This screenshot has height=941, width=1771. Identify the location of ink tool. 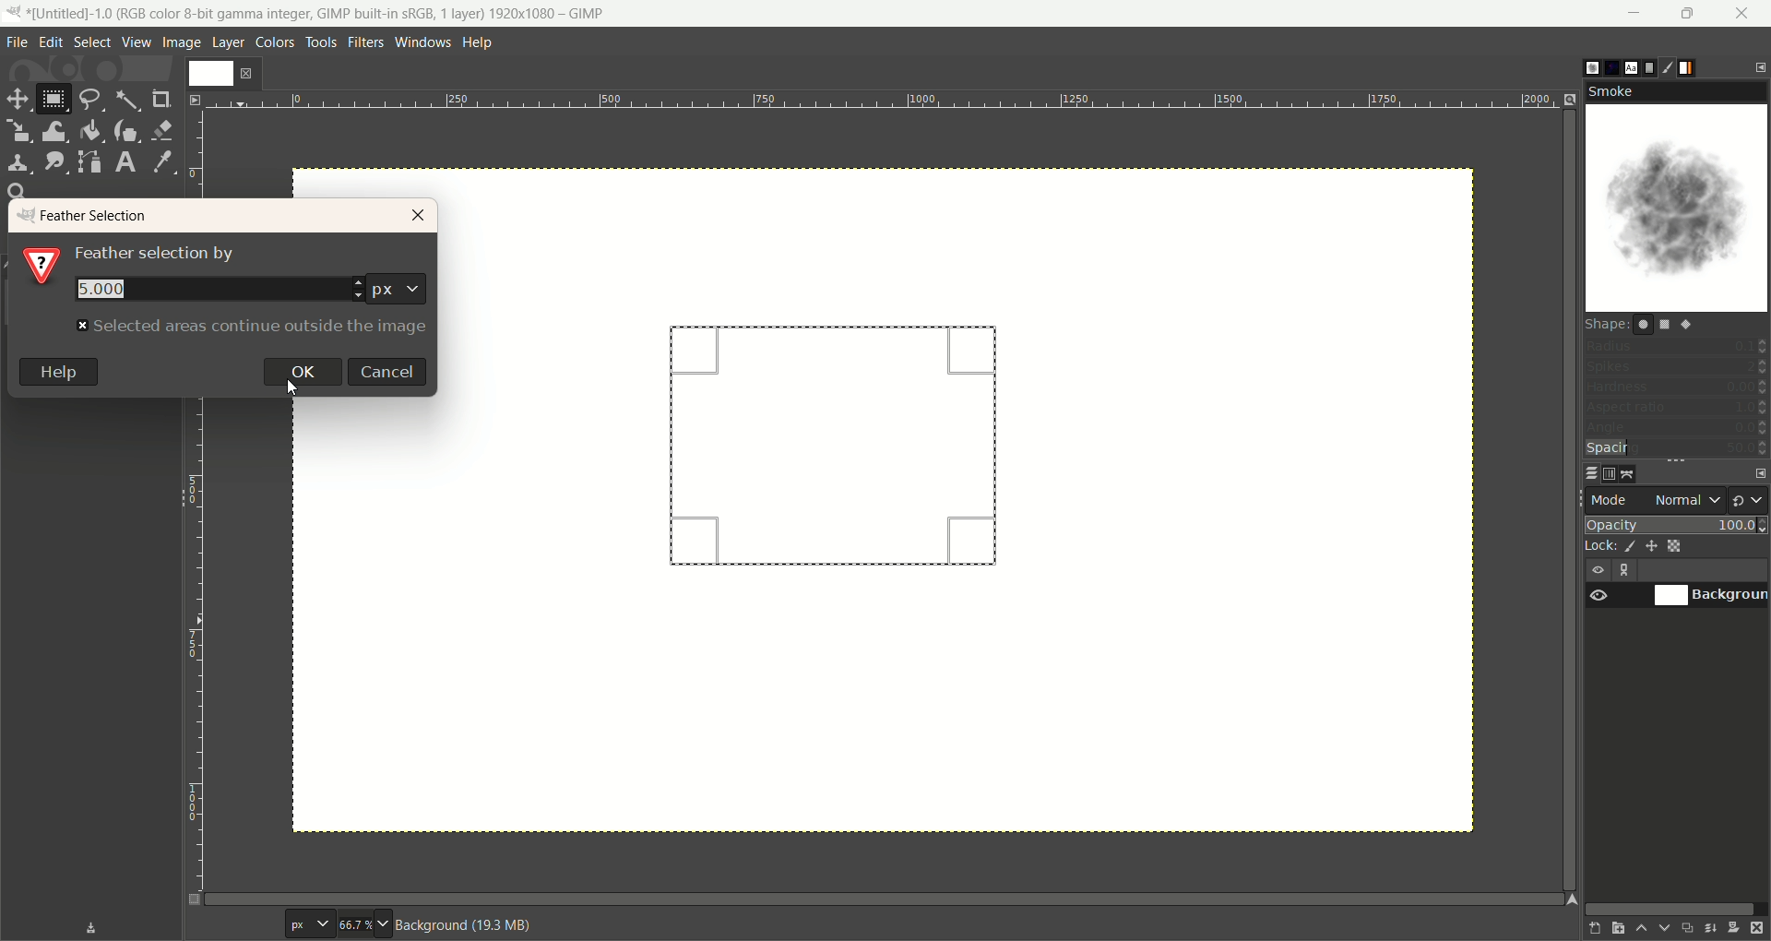
(128, 131).